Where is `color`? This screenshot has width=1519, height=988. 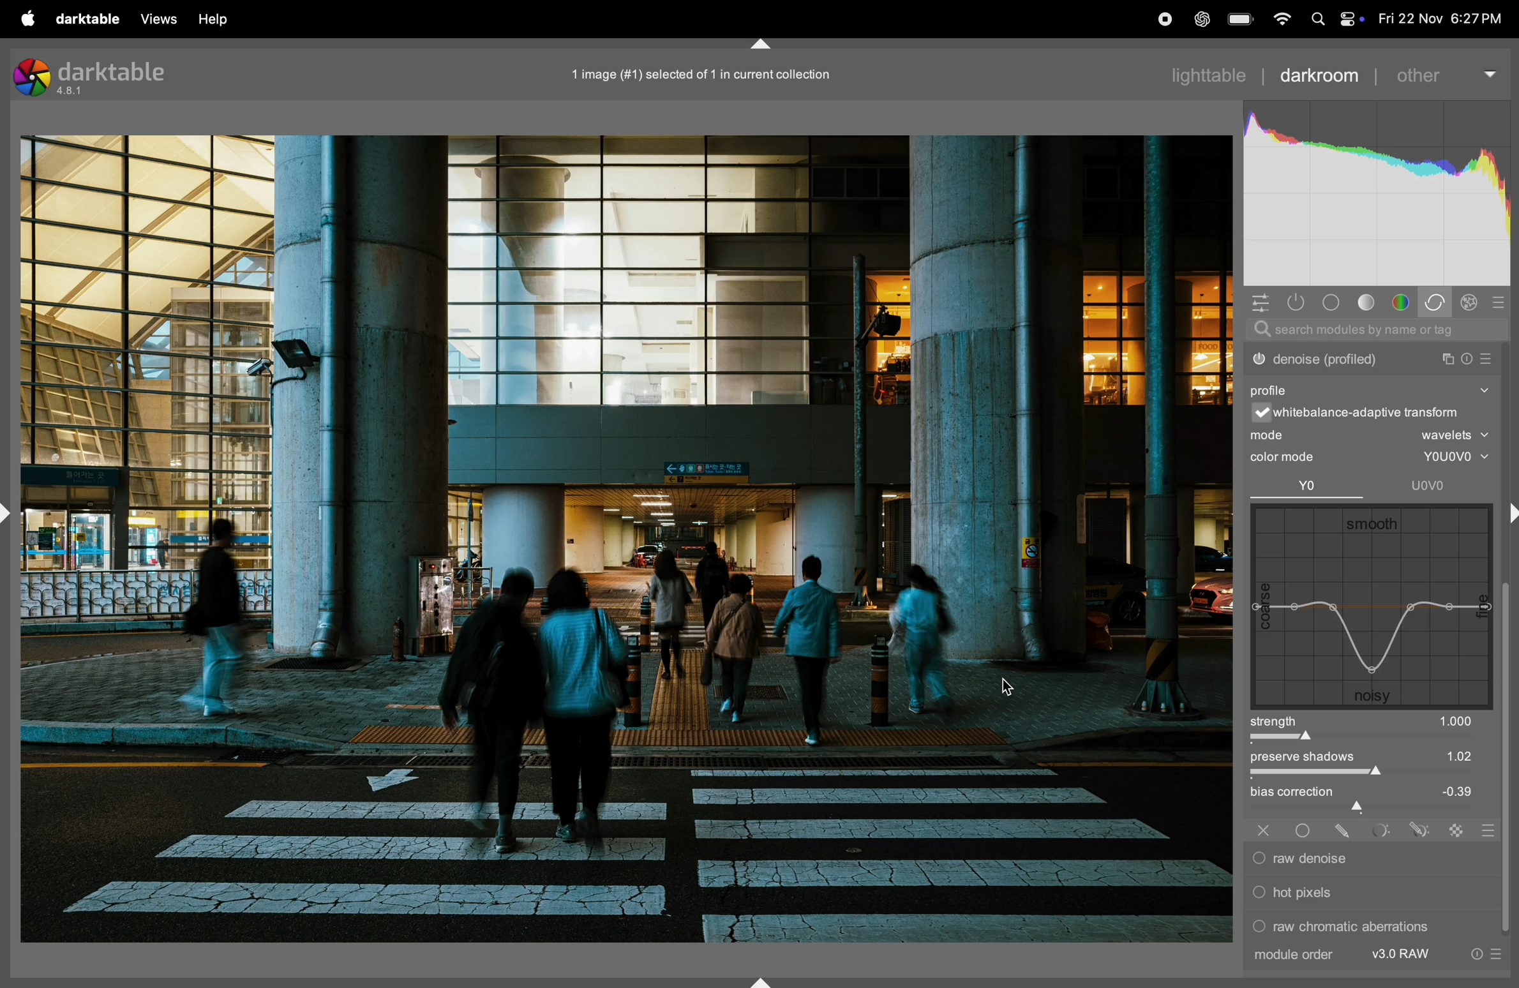 color is located at coordinates (1401, 301).